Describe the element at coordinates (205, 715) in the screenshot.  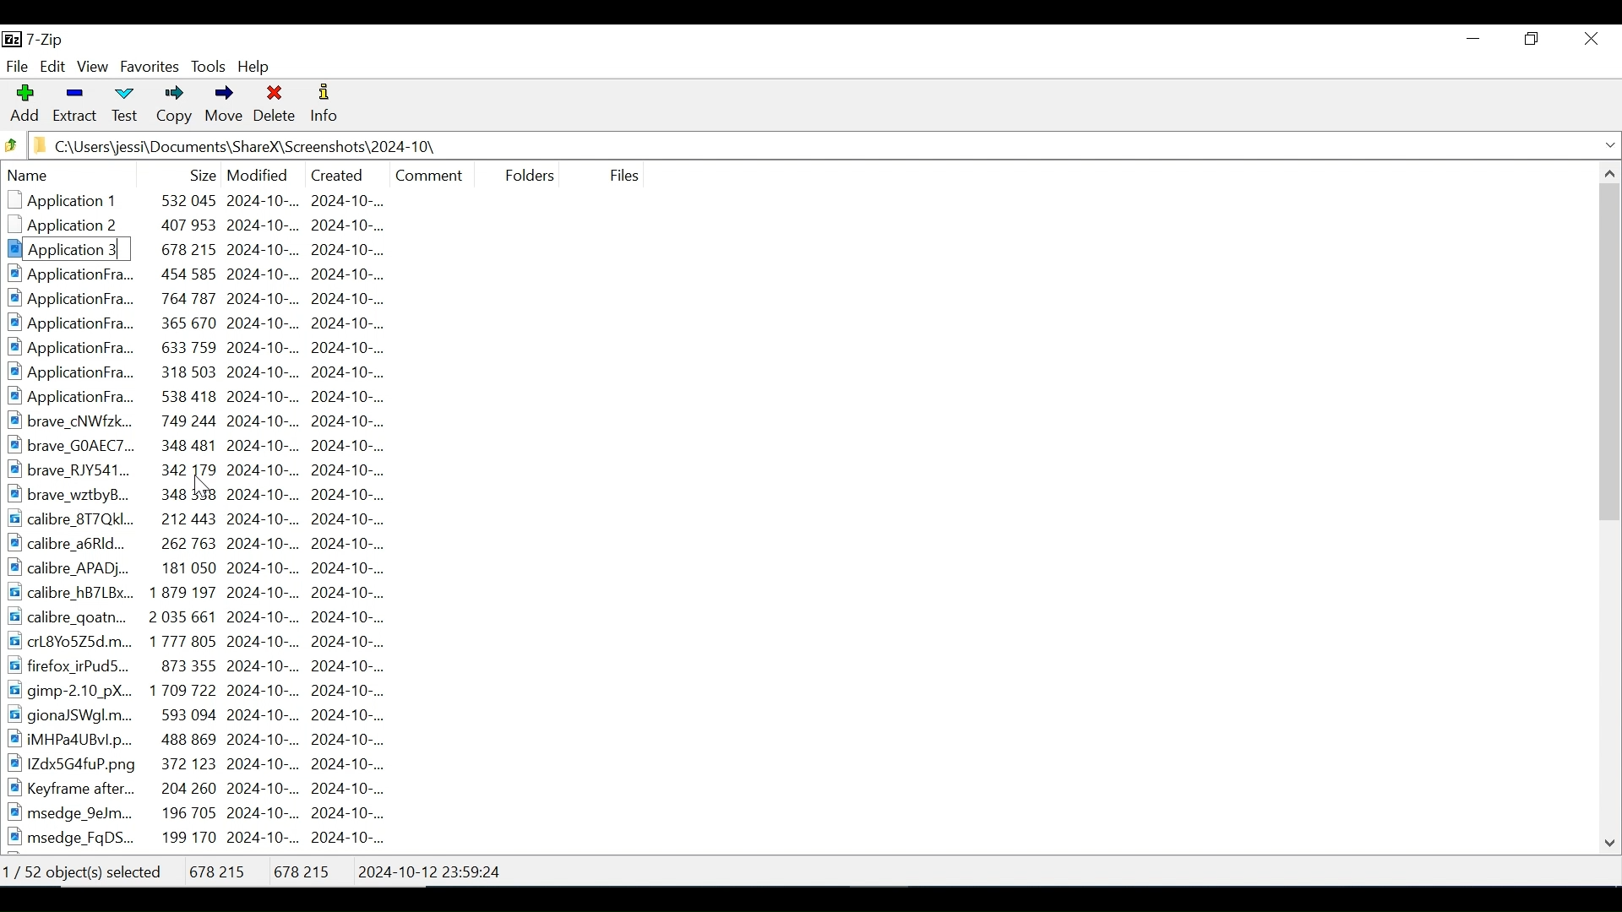
I see `gionaJSWgl.m... 593 094 2024-10-.. 2024-10-...` at that location.